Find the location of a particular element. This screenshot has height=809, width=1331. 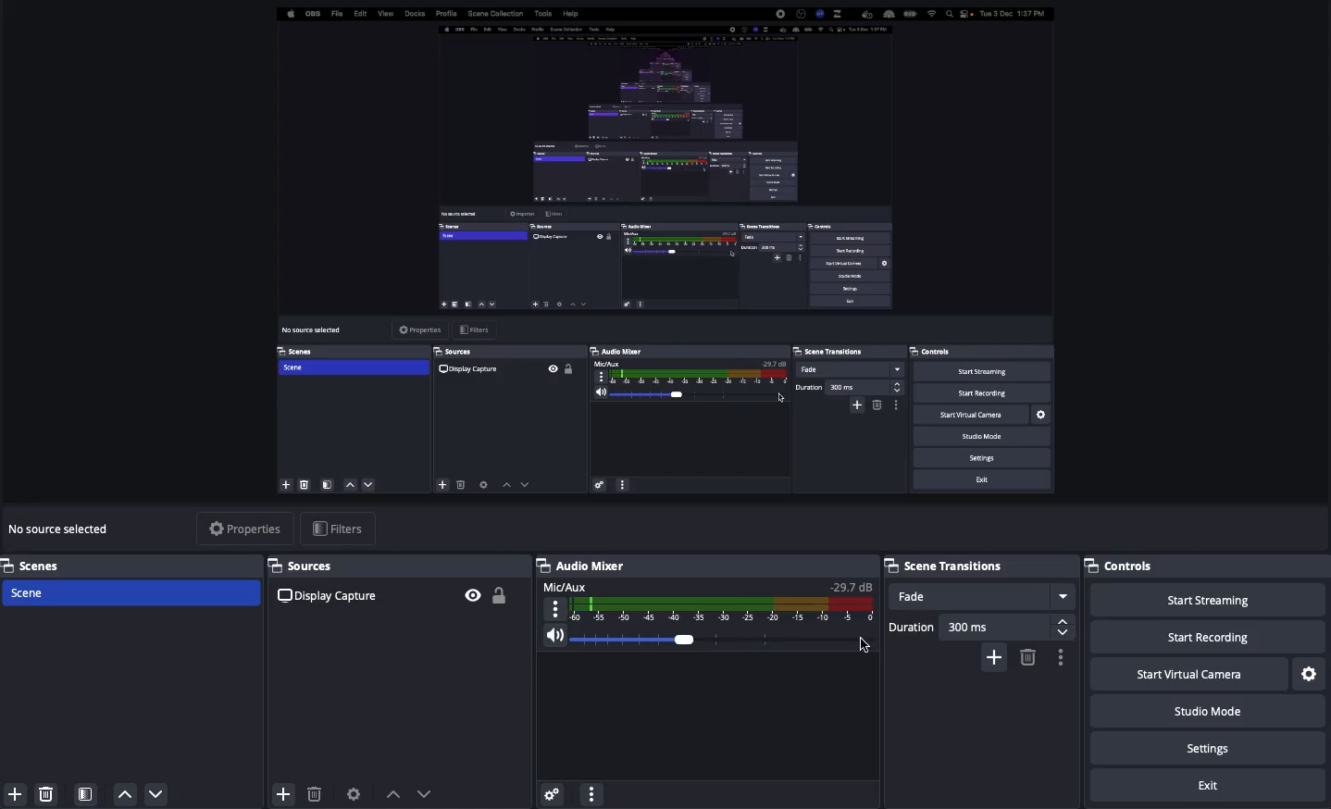

Remove is located at coordinates (1029, 656).